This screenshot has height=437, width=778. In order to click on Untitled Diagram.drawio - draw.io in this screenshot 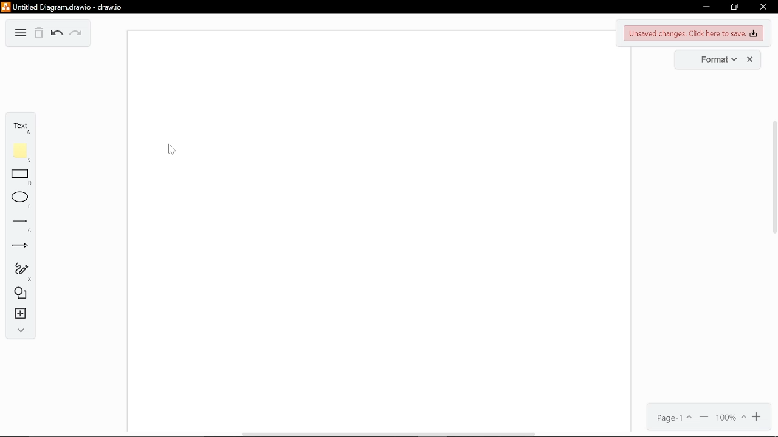, I will do `click(64, 6)`.